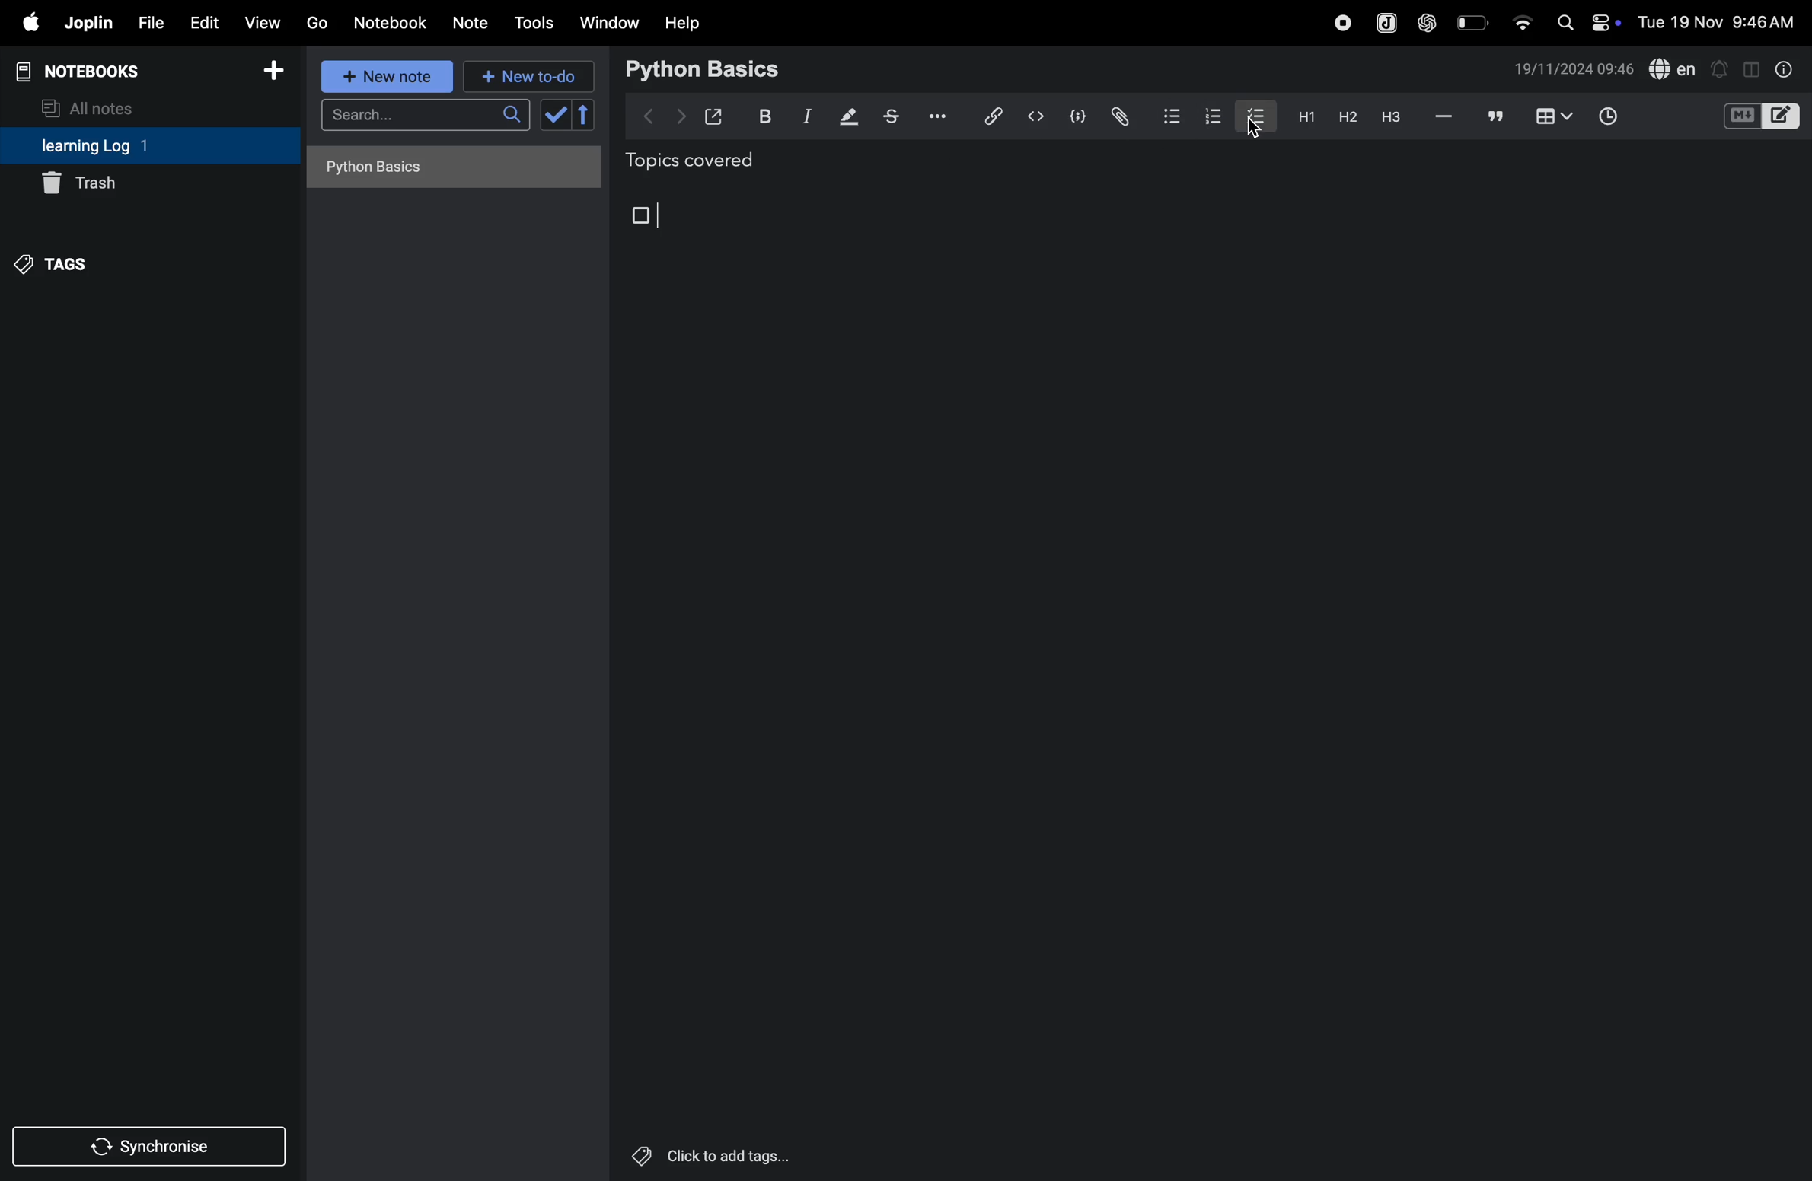 The width and height of the screenshot is (1812, 1181). Describe the element at coordinates (149, 182) in the screenshot. I see `trash` at that location.